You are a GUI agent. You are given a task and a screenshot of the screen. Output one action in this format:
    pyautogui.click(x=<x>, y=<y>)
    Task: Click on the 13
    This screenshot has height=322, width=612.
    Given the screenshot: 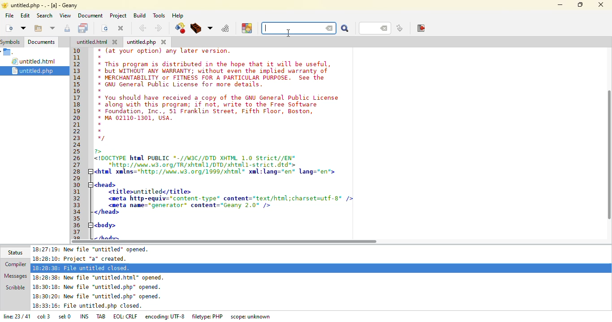 What is the action you would take?
    pyautogui.click(x=77, y=71)
    